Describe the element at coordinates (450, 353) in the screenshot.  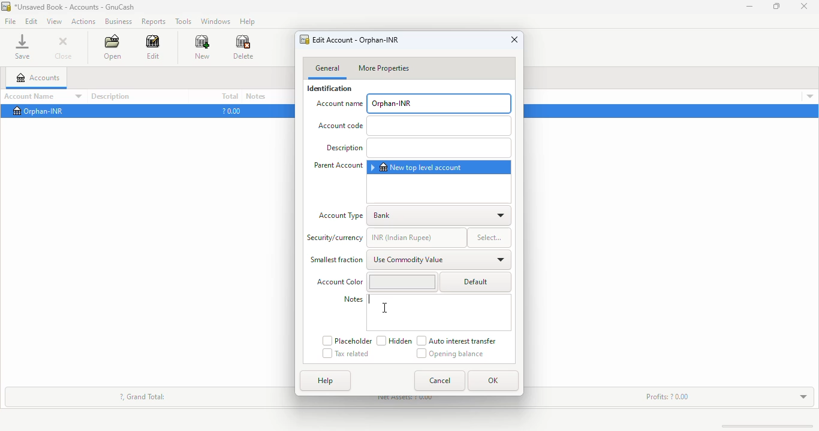
I see `opening balance` at that location.